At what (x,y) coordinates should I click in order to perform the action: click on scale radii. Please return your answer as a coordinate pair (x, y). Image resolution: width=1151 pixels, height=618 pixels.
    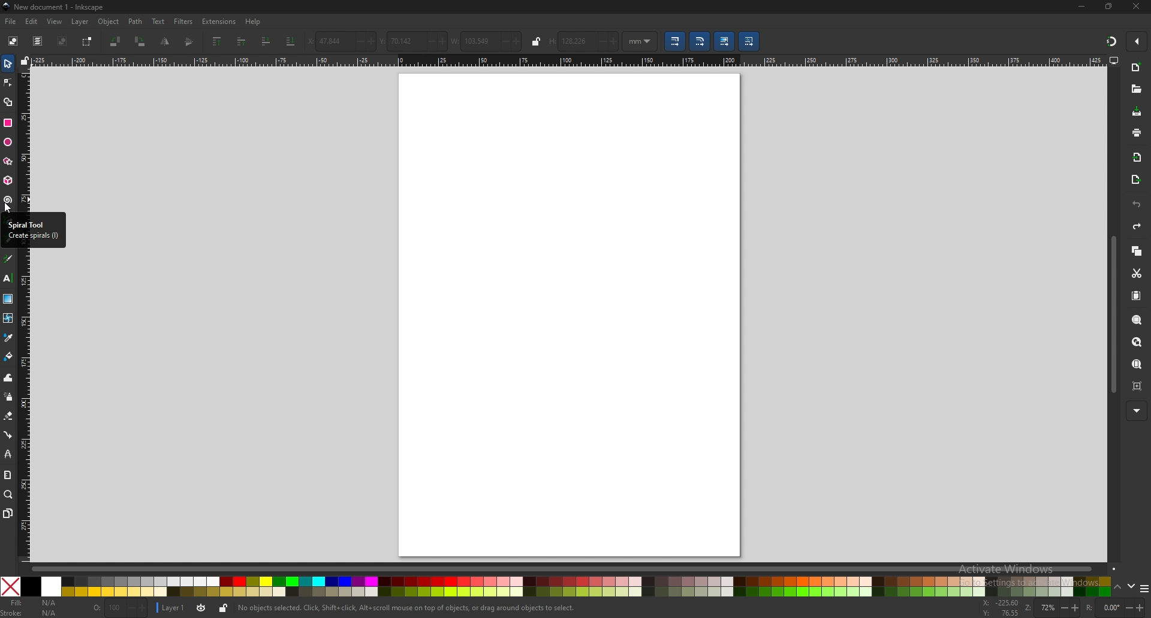
    Looking at the image, I should click on (700, 42).